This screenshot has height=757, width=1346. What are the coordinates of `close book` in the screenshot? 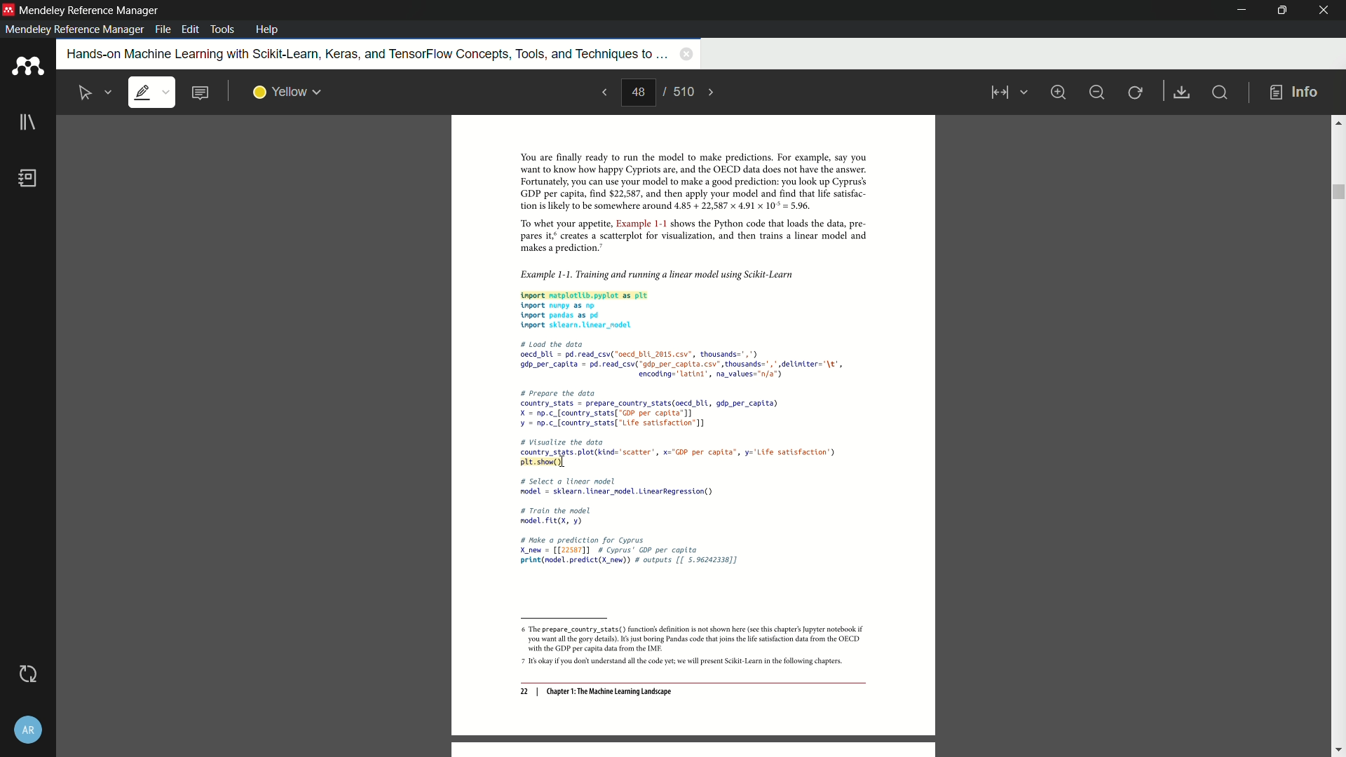 It's located at (686, 53).